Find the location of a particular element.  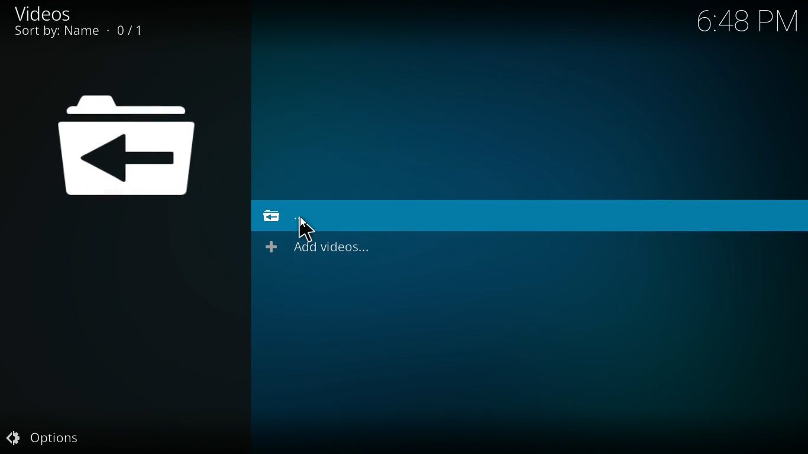

videos is located at coordinates (50, 13).